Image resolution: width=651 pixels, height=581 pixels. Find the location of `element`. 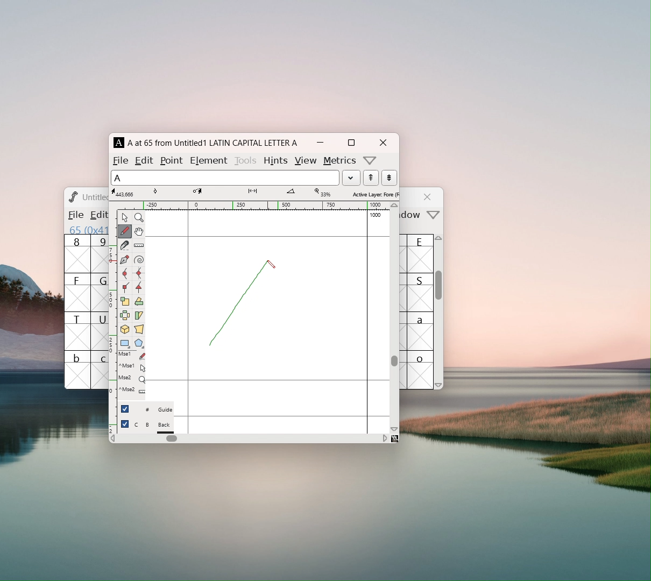

element is located at coordinates (208, 159).